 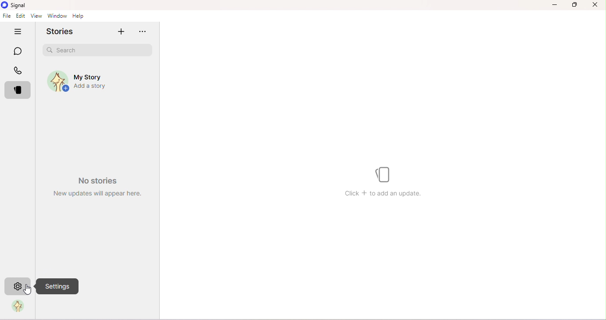 I want to click on File, so click(x=8, y=17).